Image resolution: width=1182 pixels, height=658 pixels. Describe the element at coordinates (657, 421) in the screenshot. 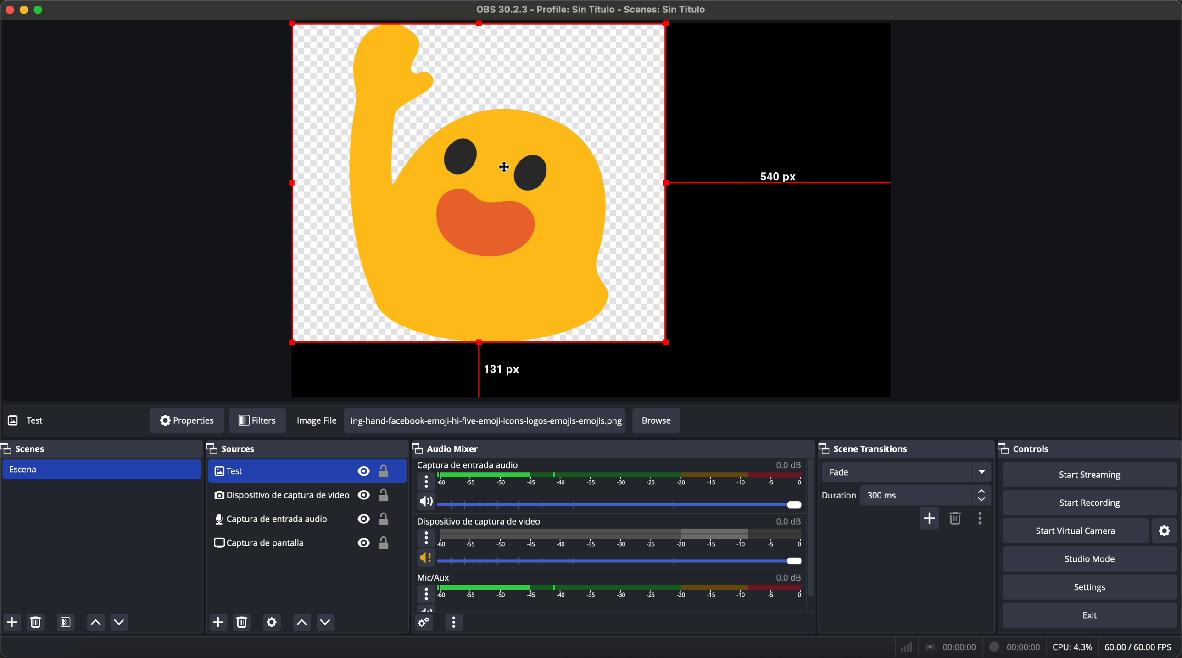

I see `browse` at that location.